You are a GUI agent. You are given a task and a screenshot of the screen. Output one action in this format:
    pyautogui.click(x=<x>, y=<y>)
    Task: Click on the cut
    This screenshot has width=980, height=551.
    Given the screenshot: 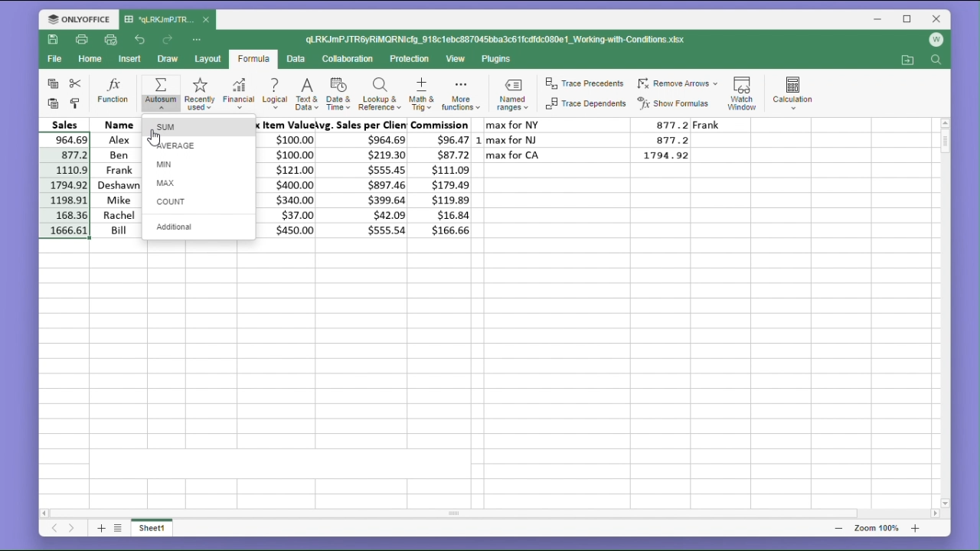 What is the action you would take?
    pyautogui.click(x=78, y=83)
    